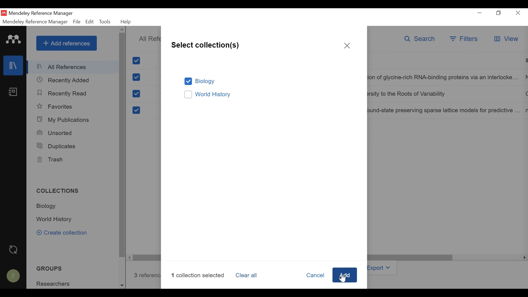 The width and height of the screenshot is (528, 297). What do you see at coordinates (122, 30) in the screenshot?
I see `Scroll up` at bounding box center [122, 30].